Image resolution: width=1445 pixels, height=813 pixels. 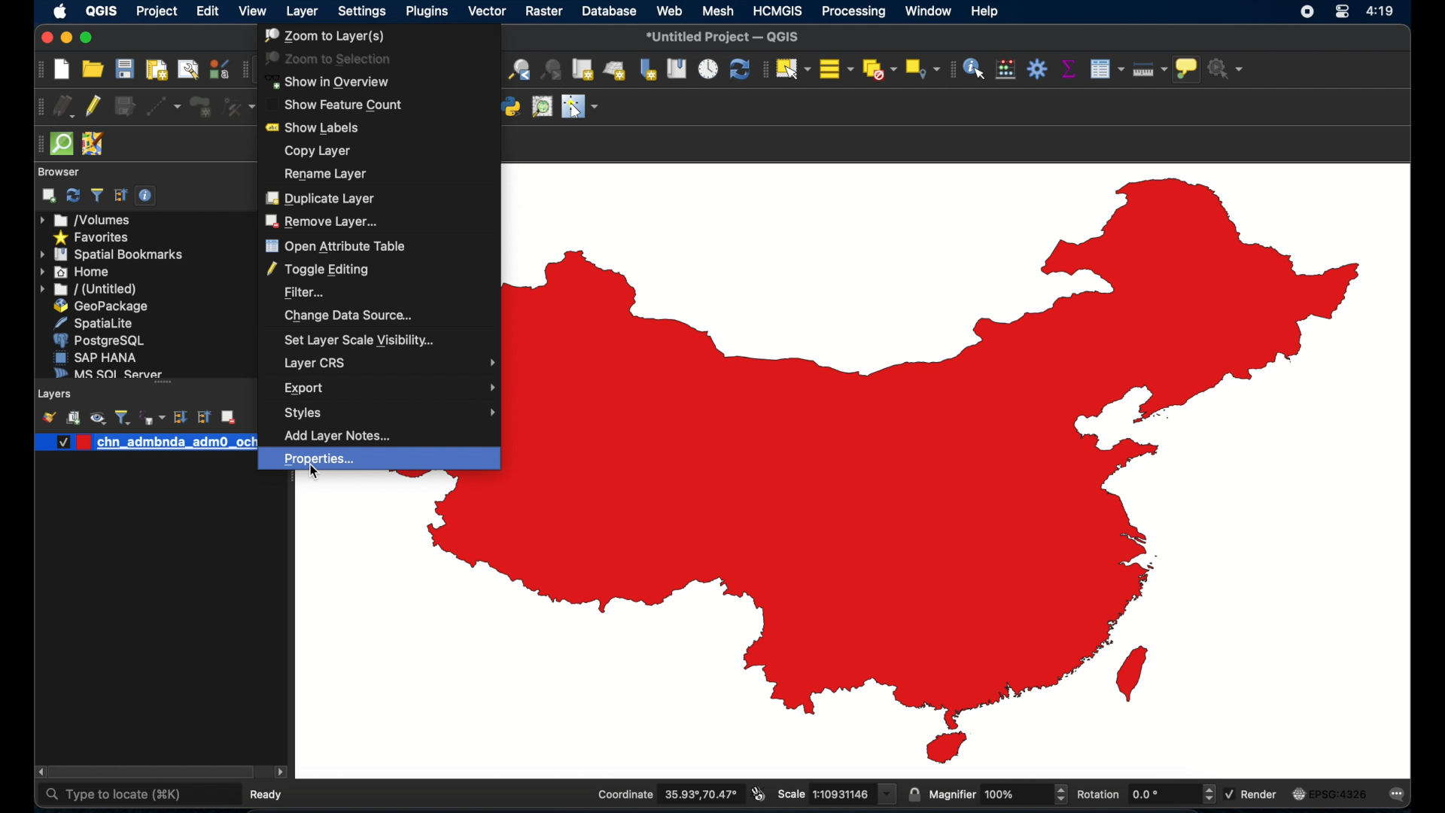 What do you see at coordinates (427, 14) in the screenshot?
I see `plugins` at bounding box center [427, 14].